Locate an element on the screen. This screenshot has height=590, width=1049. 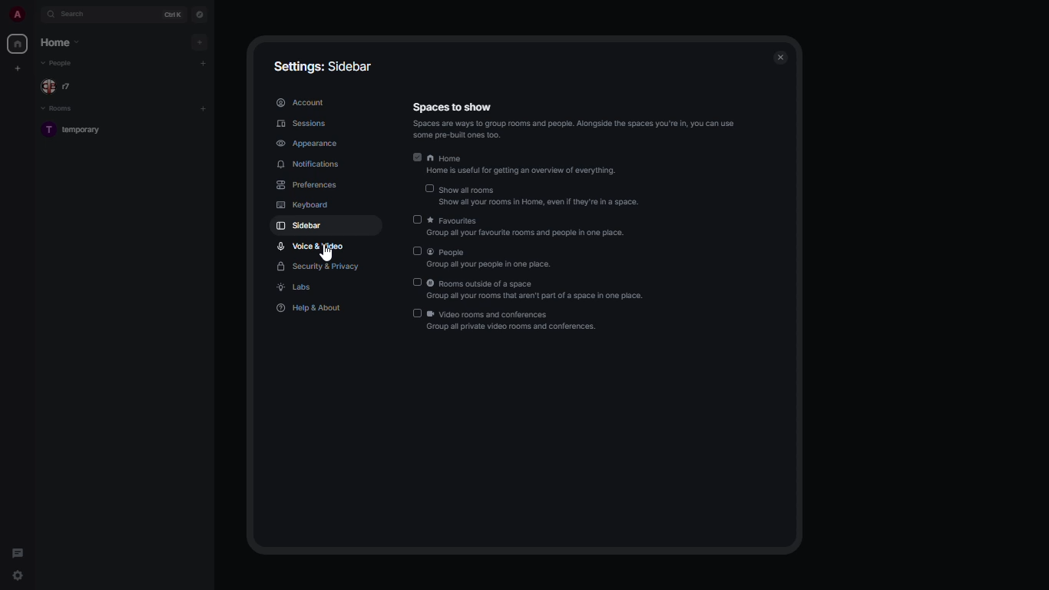
security & privacy is located at coordinates (319, 267).